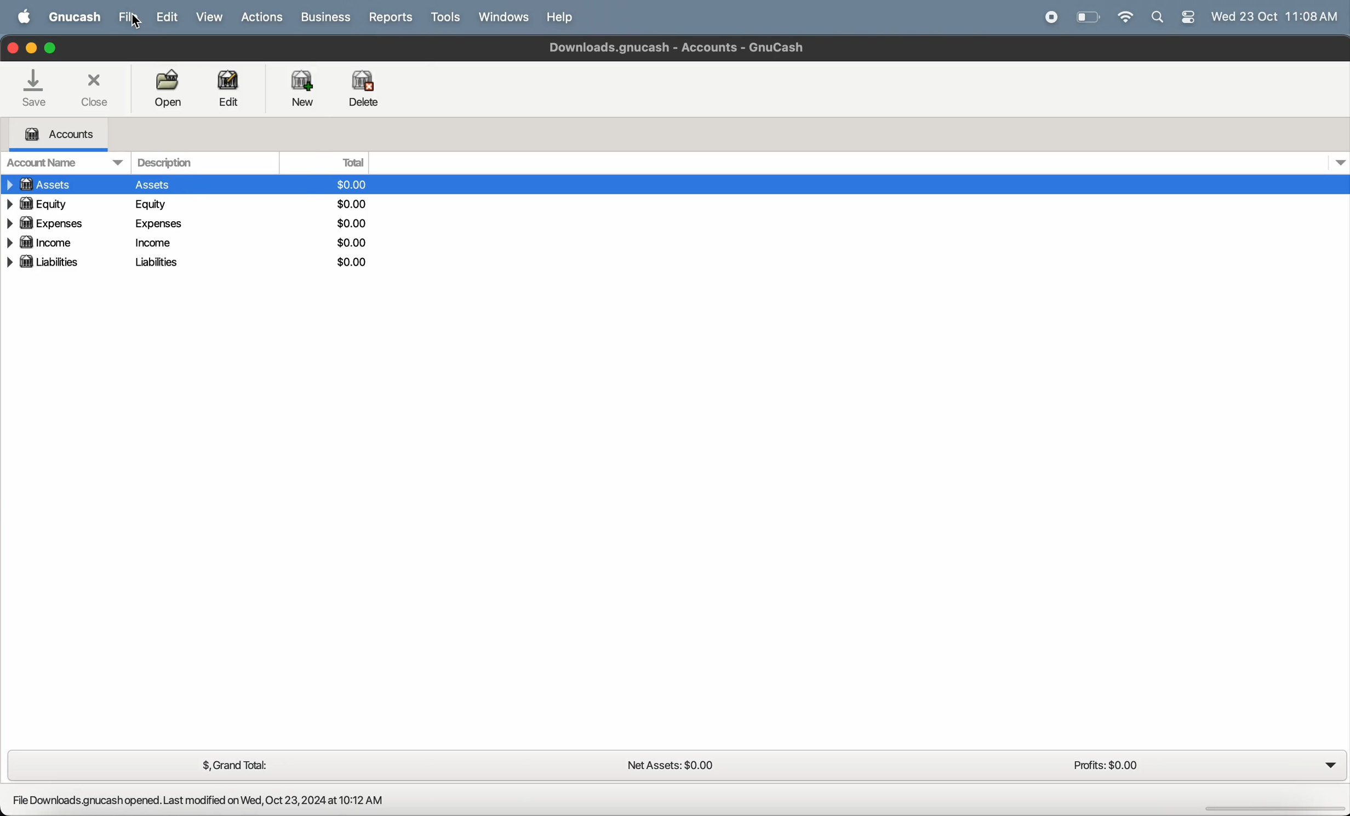 The image size is (1350, 816). Describe the element at coordinates (136, 23) in the screenshot. I see `cursor` at that location.